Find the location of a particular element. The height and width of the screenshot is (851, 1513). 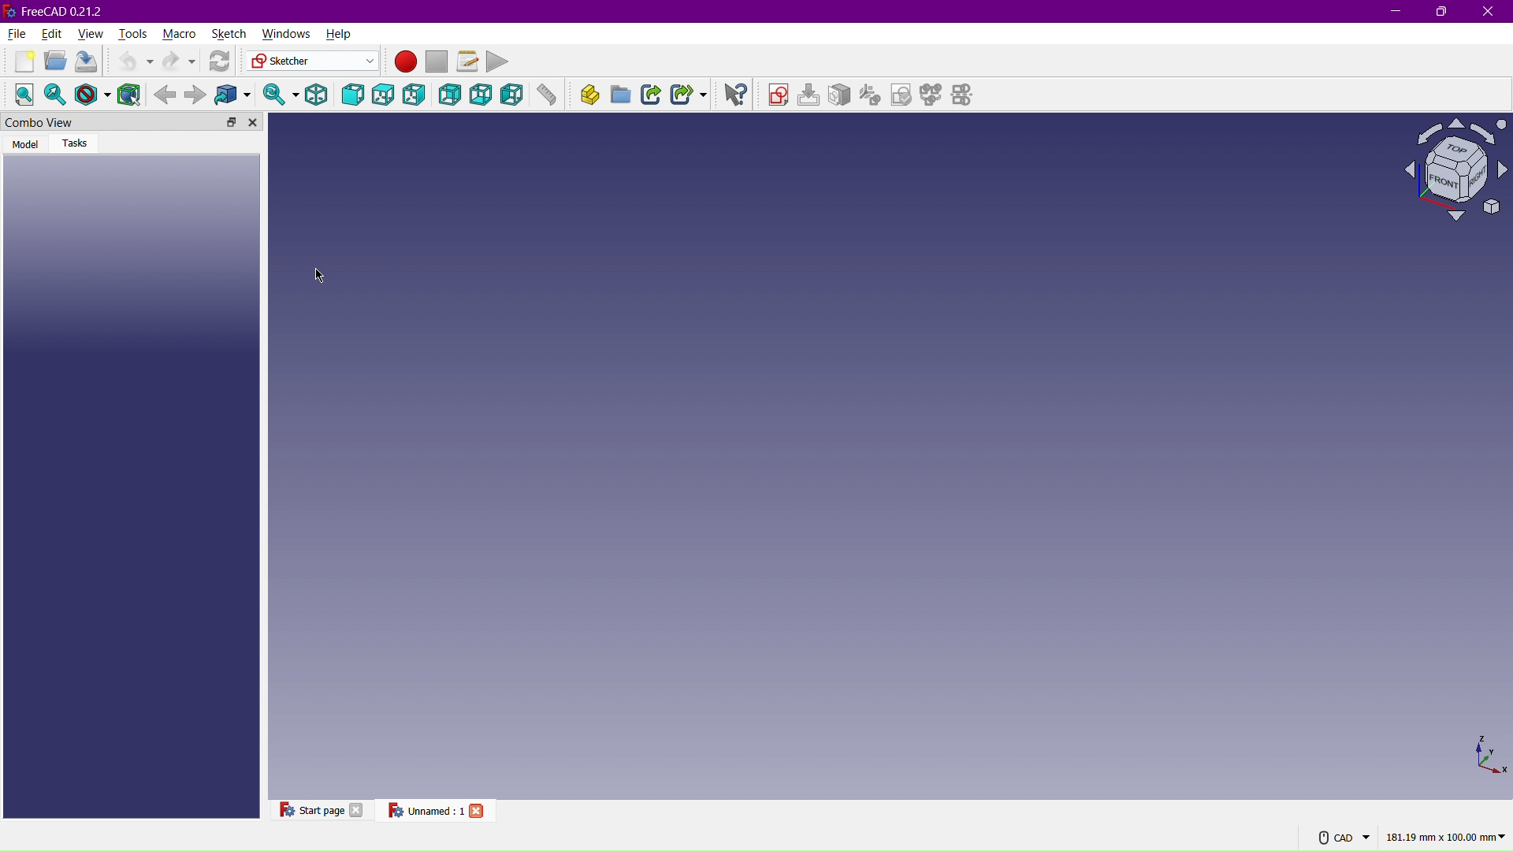

Windows is located at coordinates (284, 34).